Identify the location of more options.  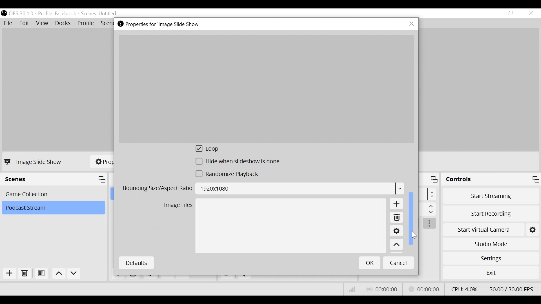
(430, 224).